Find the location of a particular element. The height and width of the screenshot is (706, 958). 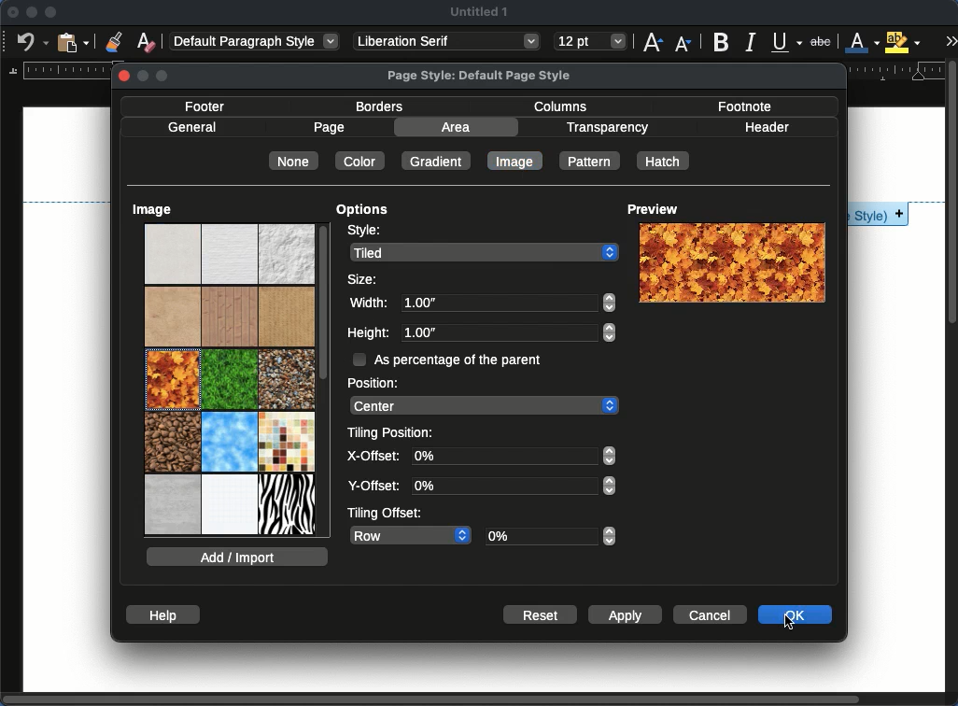

0% is located at coordinates (514, 487).